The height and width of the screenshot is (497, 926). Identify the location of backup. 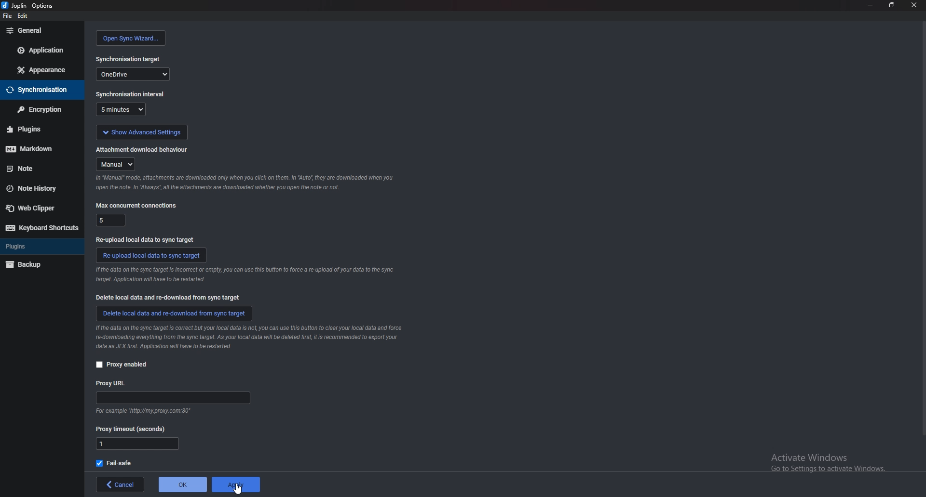
(28, 265).